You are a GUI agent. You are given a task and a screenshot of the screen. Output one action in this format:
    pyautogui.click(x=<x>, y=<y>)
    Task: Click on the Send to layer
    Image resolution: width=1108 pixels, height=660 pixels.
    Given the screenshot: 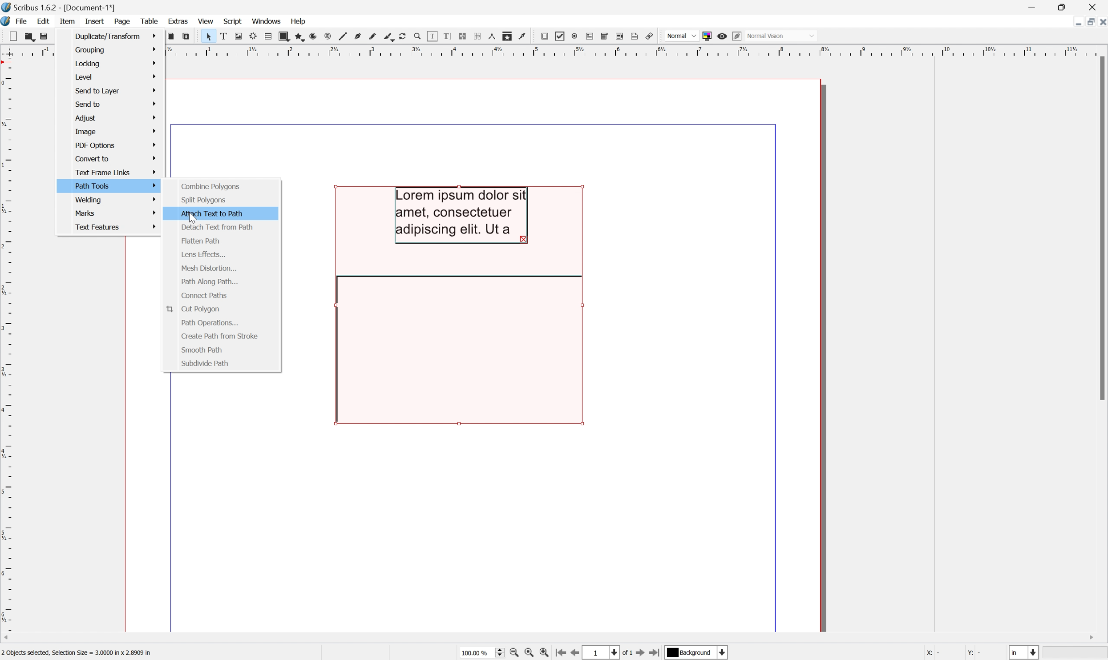 What is the action you would take?
    pyautogui.click(x=116, y=91)
    